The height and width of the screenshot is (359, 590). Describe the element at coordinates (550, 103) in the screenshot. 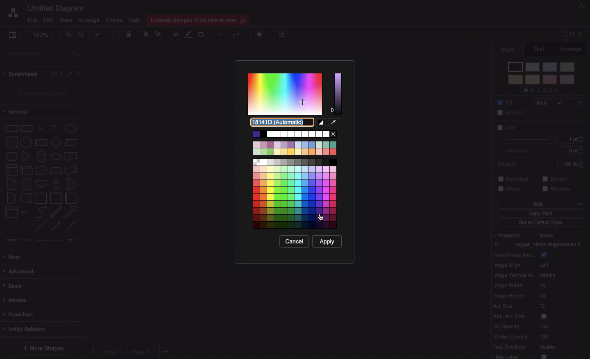

I see `Auto` at that location.